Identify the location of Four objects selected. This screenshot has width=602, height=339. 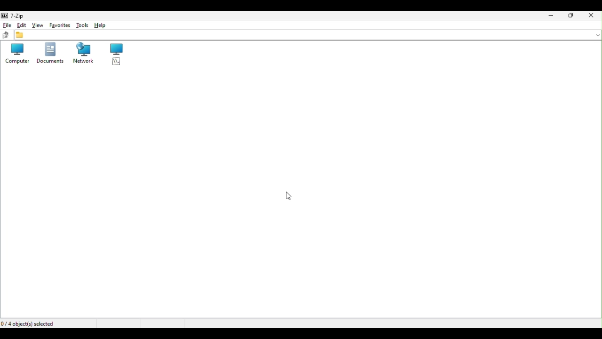
(30, 323).